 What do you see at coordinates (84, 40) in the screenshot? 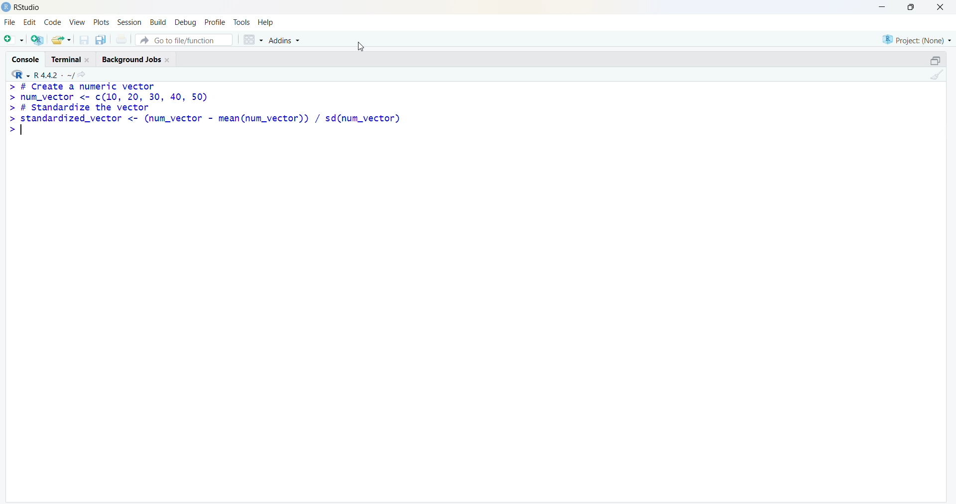
I see `save` at bounding box center [84, 40].